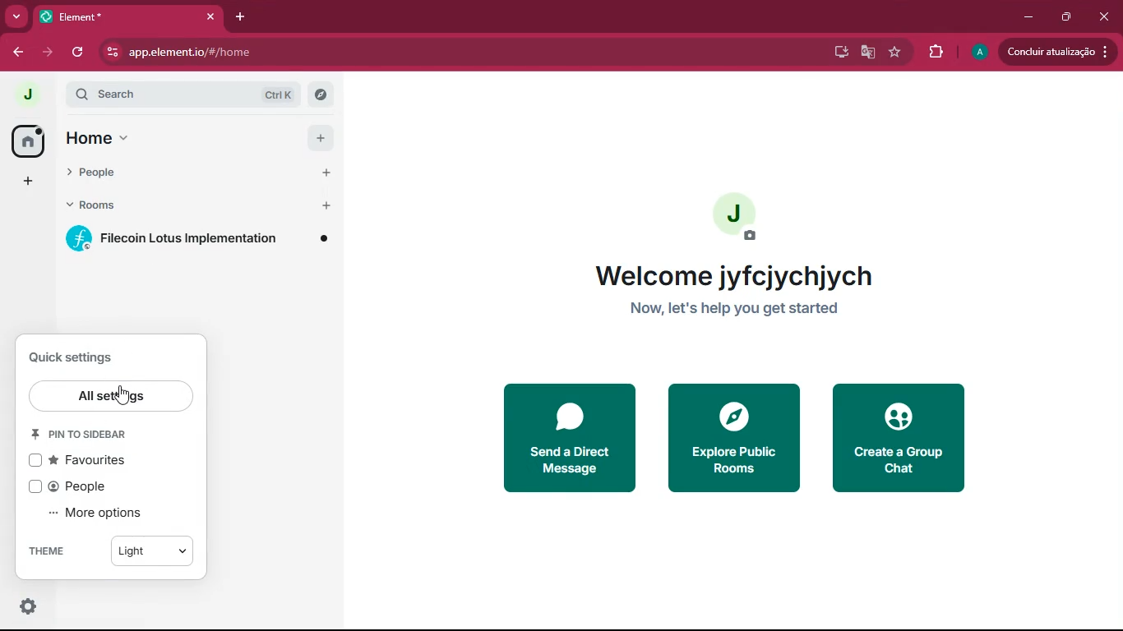  What do you see at coordinates (185, 96) in the screenshot?
I see `search` at bounding box center [185, 96].